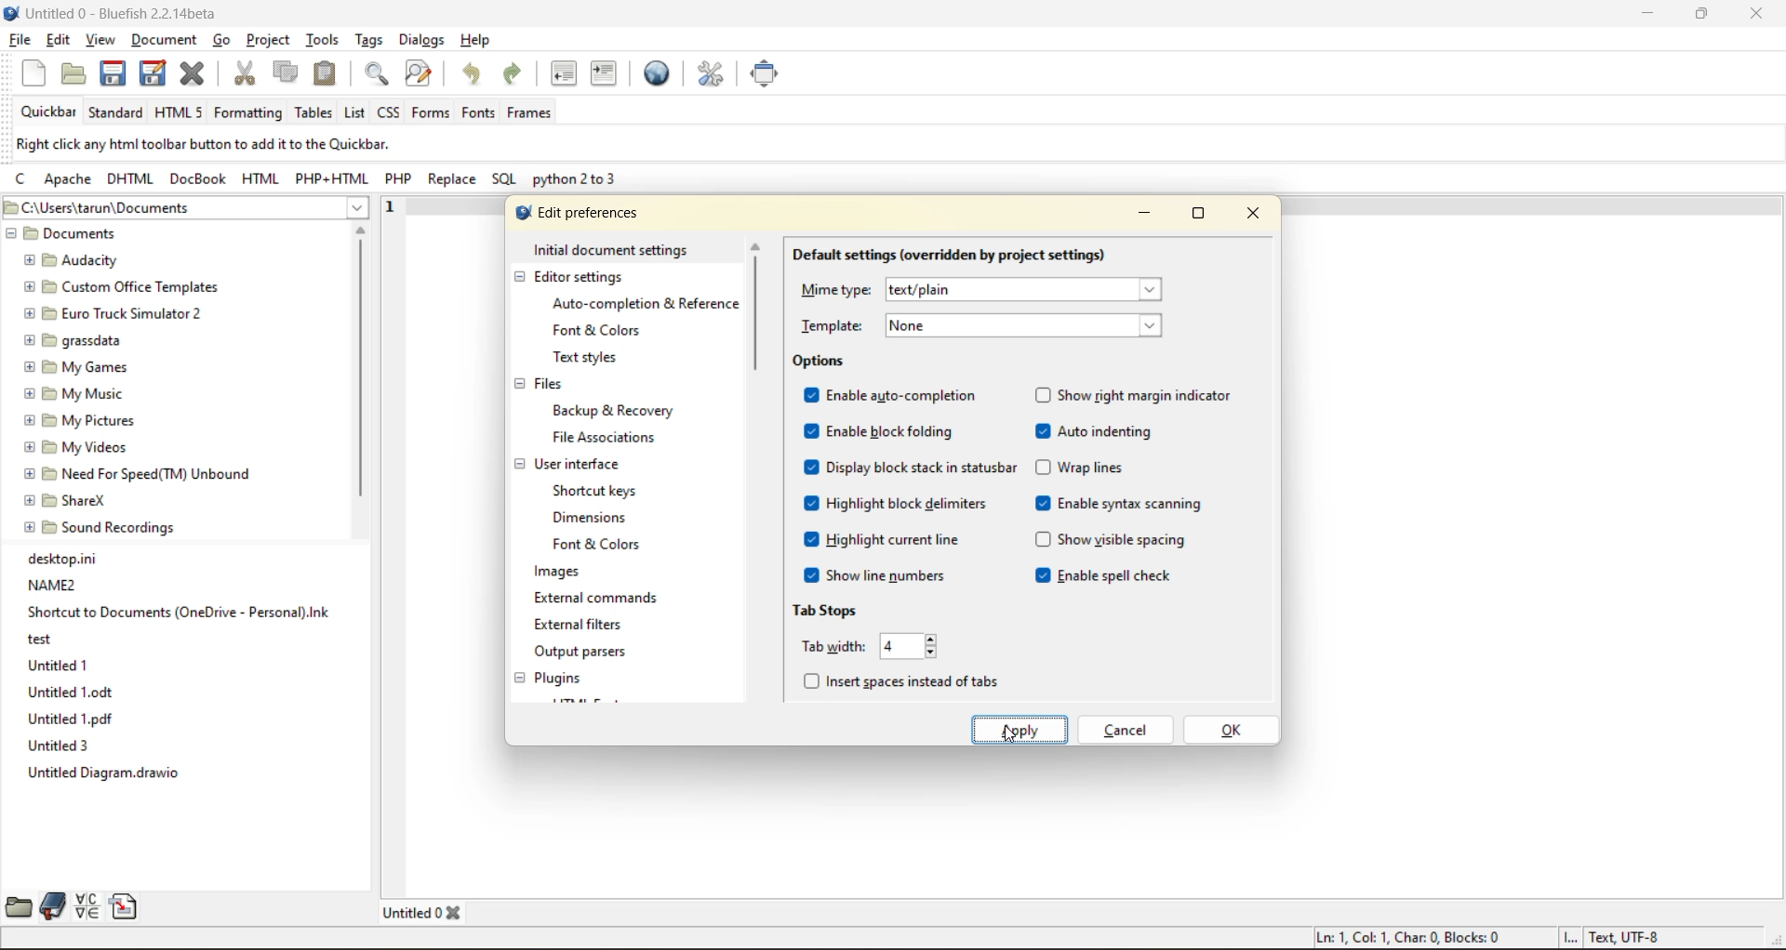 This screenshot has width=1786, height=950. I want to click on file location, so click(184, 209).